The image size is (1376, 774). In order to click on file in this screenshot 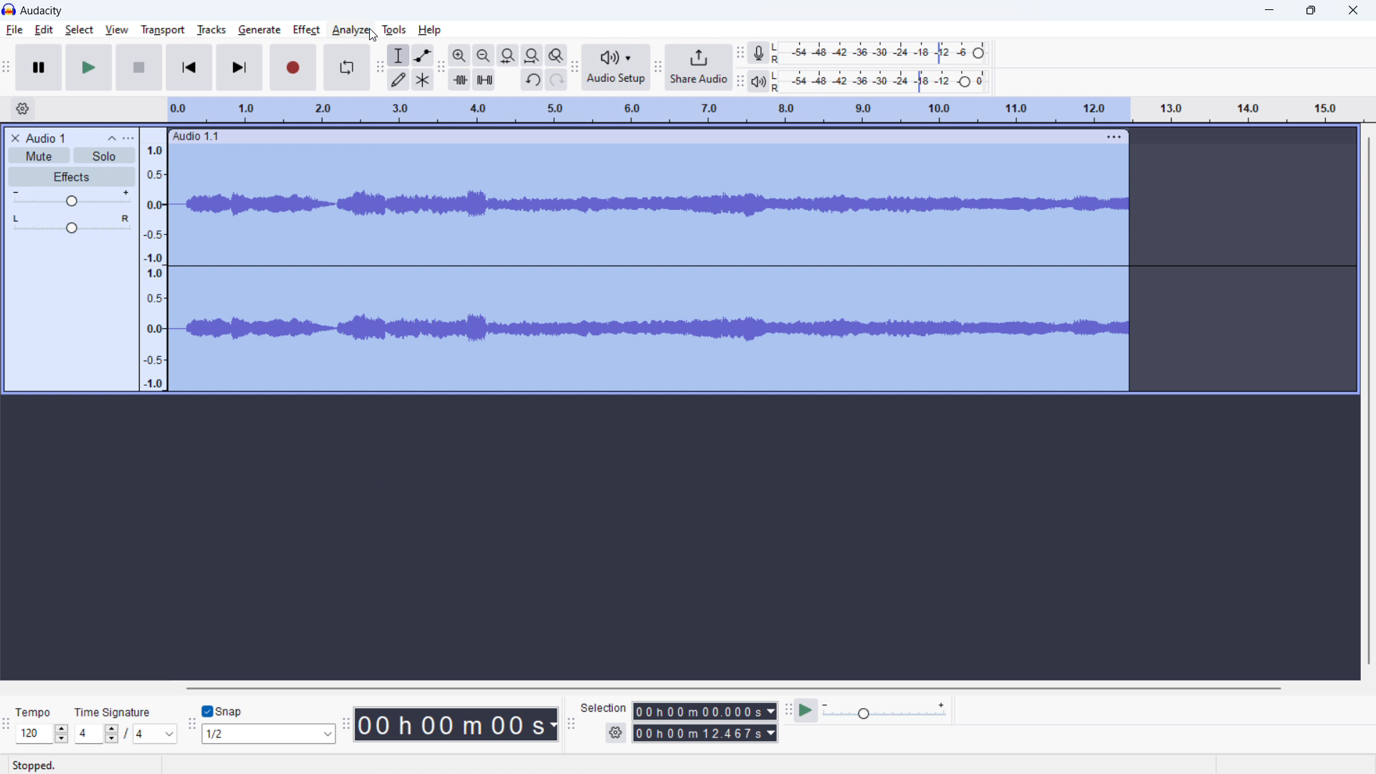, I will do `click(15, 30)`.